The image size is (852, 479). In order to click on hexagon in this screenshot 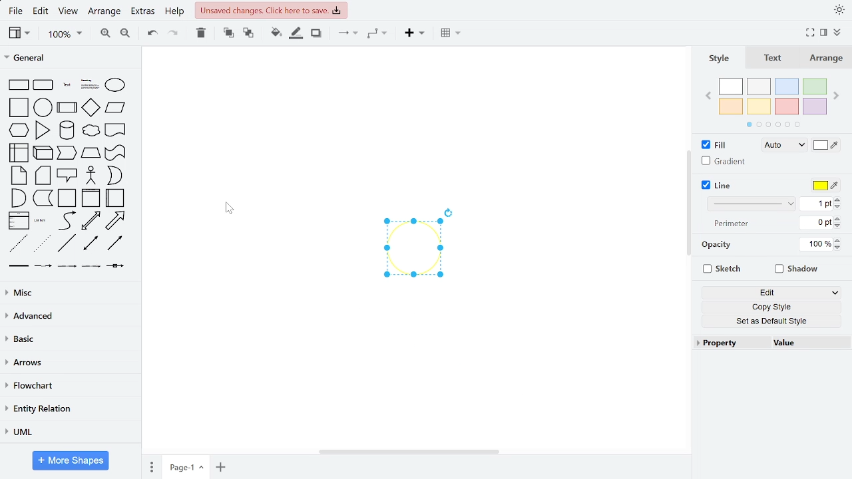, I will do `click(19, 130)`.